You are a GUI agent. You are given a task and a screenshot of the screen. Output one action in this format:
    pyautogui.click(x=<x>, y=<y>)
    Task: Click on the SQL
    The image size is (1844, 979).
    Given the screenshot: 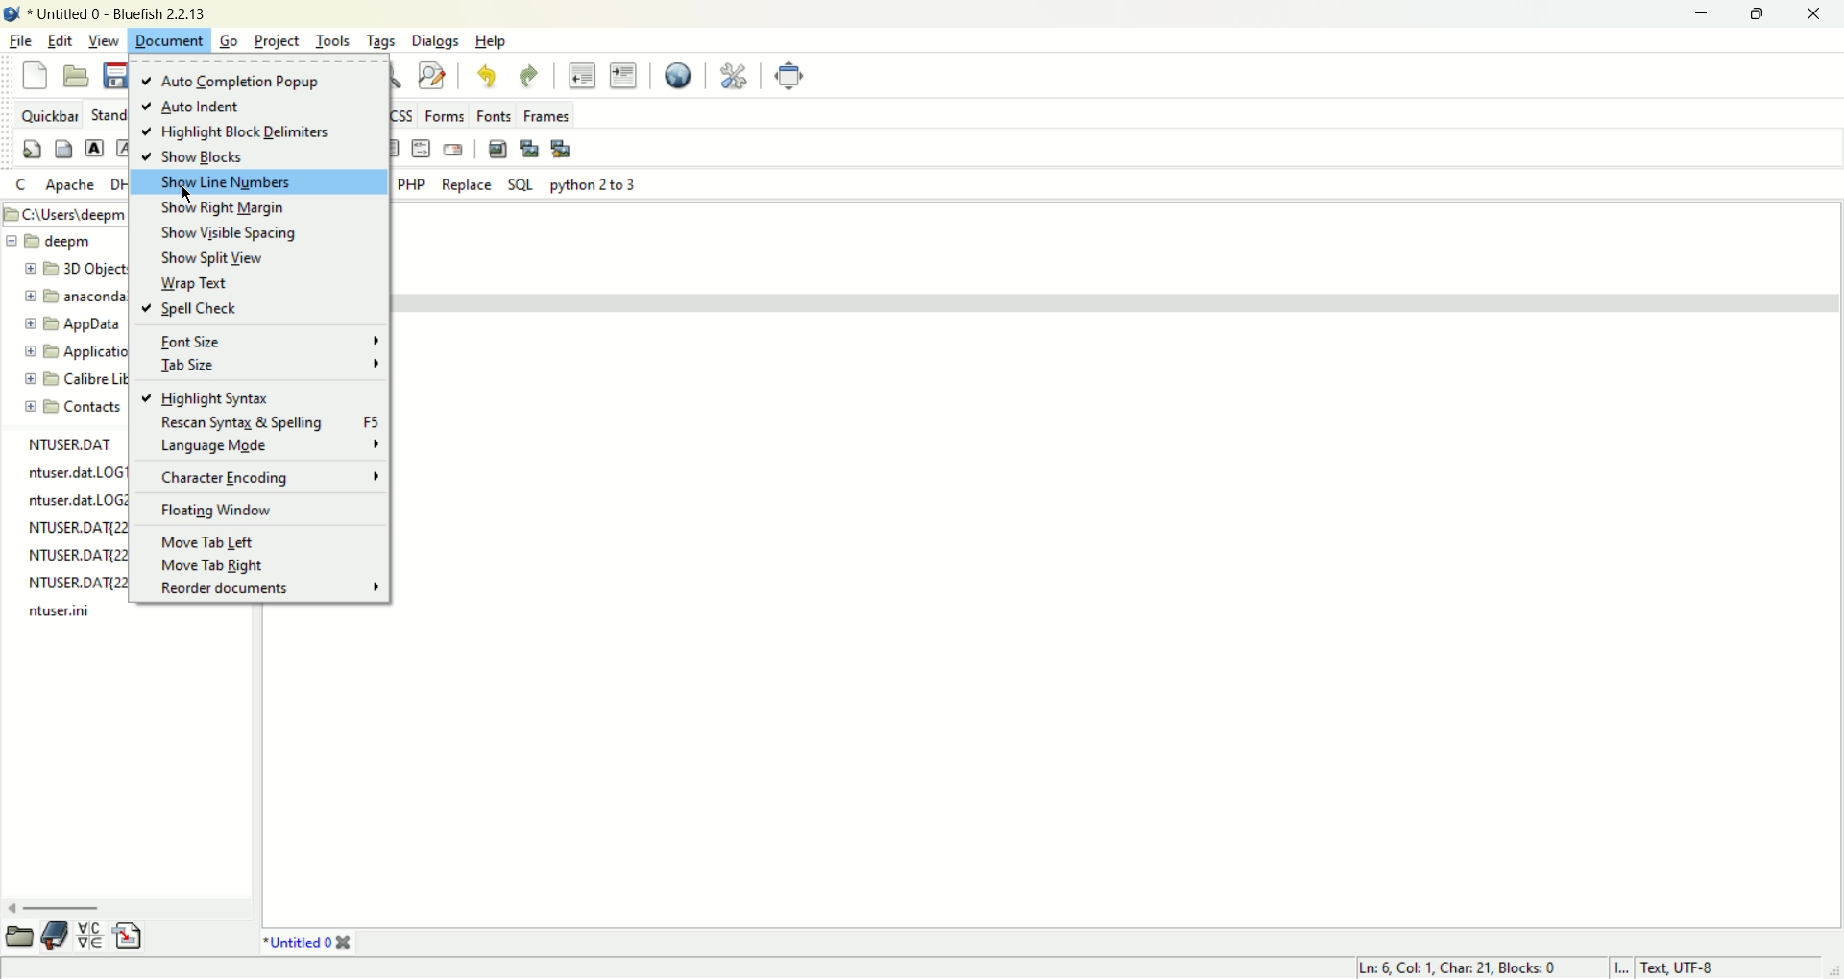 What is the action you would take?
    pyautogui.click(x=520, y=186)
    